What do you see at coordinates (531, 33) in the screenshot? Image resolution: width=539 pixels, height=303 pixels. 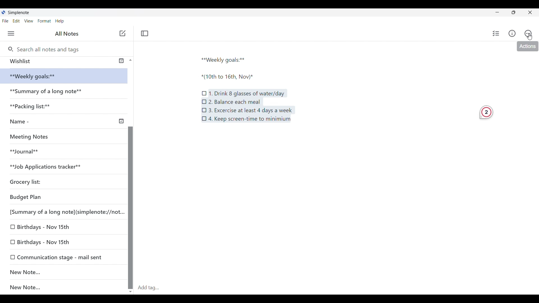 I see `Actions` at bounding box center [531, 33].